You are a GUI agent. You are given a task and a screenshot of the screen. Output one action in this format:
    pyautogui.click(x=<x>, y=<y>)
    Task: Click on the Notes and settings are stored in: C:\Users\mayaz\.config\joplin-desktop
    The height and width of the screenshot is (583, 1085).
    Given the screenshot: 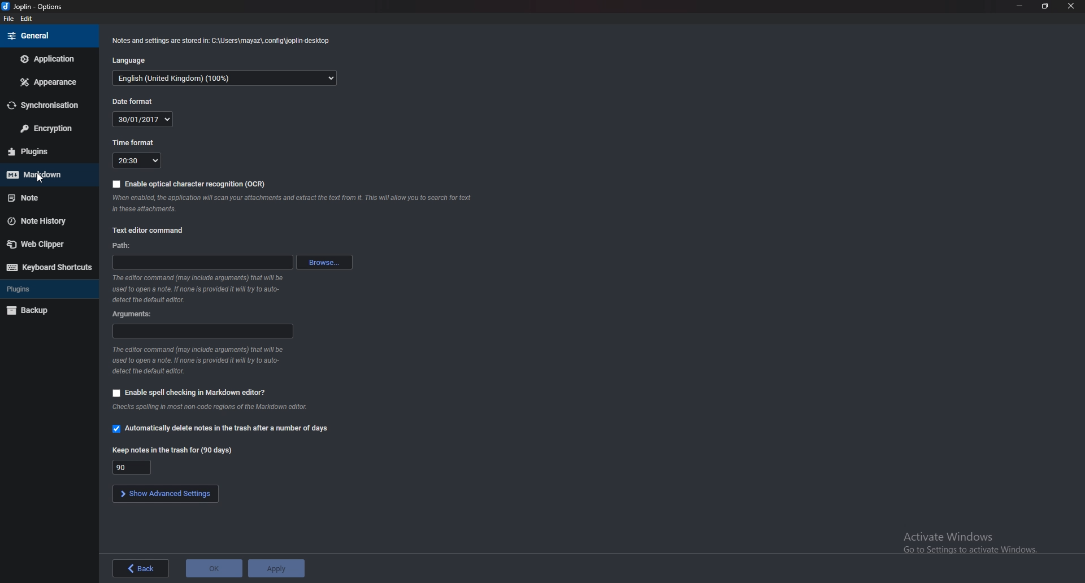 What is the action you would take?
    pyautogui.click(x=223, y=40)
    